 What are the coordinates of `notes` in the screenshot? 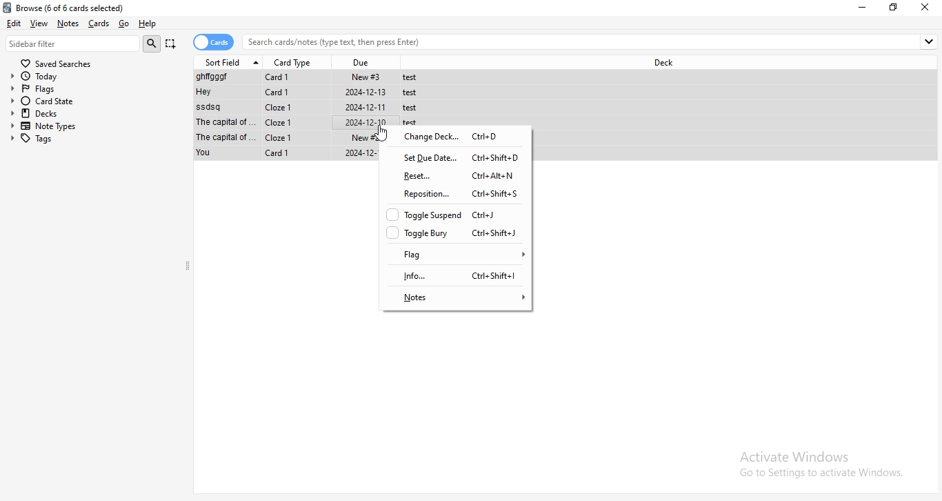 It's located at (457, 298).